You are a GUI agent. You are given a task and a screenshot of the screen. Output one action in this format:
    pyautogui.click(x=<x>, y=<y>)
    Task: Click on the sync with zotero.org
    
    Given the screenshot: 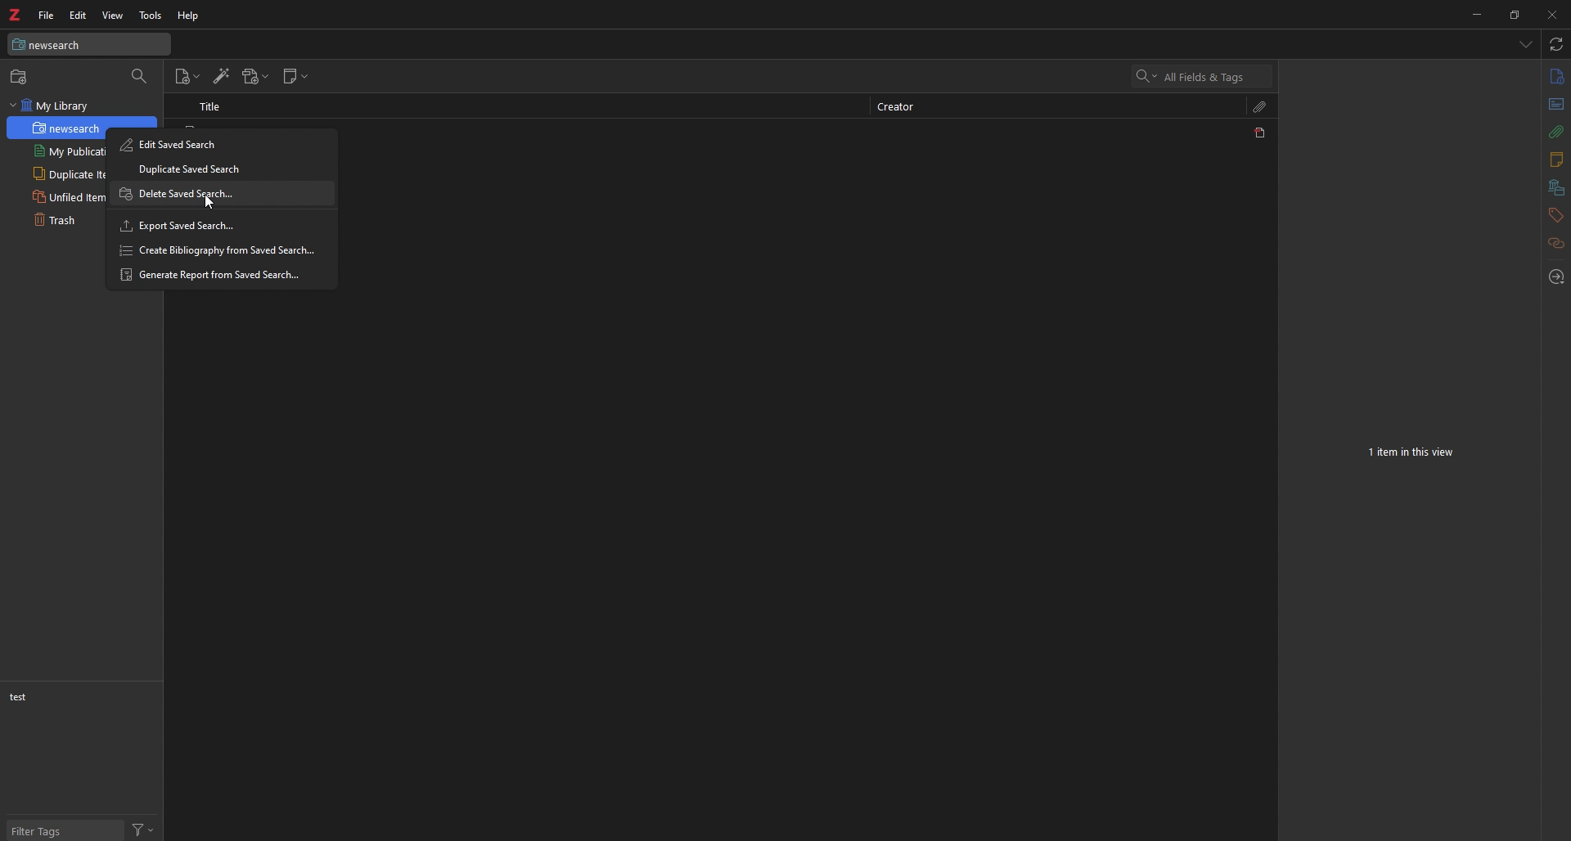 What is the action you would take?
    pyautogui.click(x=1557, y=45)
    